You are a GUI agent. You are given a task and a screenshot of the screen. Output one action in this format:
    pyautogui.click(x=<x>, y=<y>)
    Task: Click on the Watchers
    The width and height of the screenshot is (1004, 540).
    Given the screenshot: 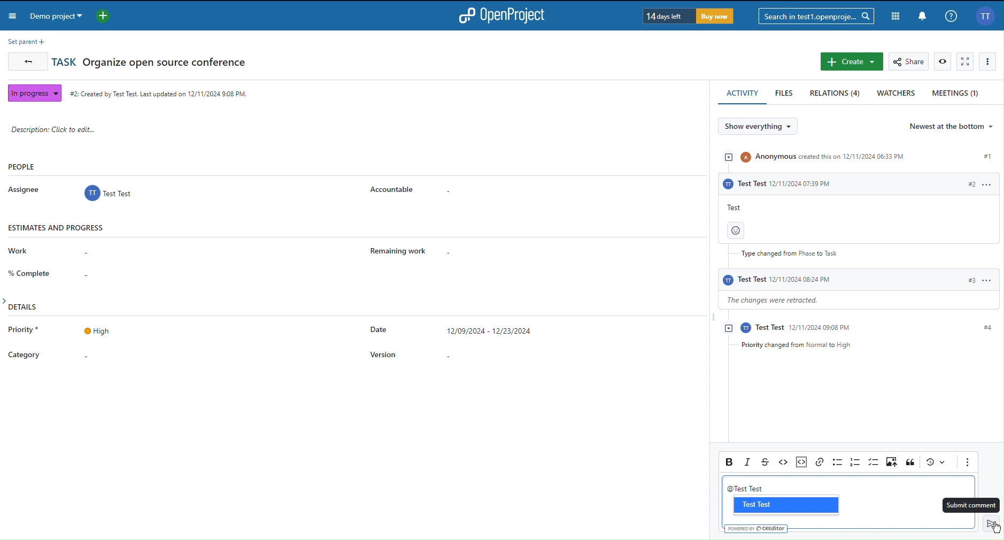 What is the action you would take?
    pyautogui.click(x=897, y=94)
    